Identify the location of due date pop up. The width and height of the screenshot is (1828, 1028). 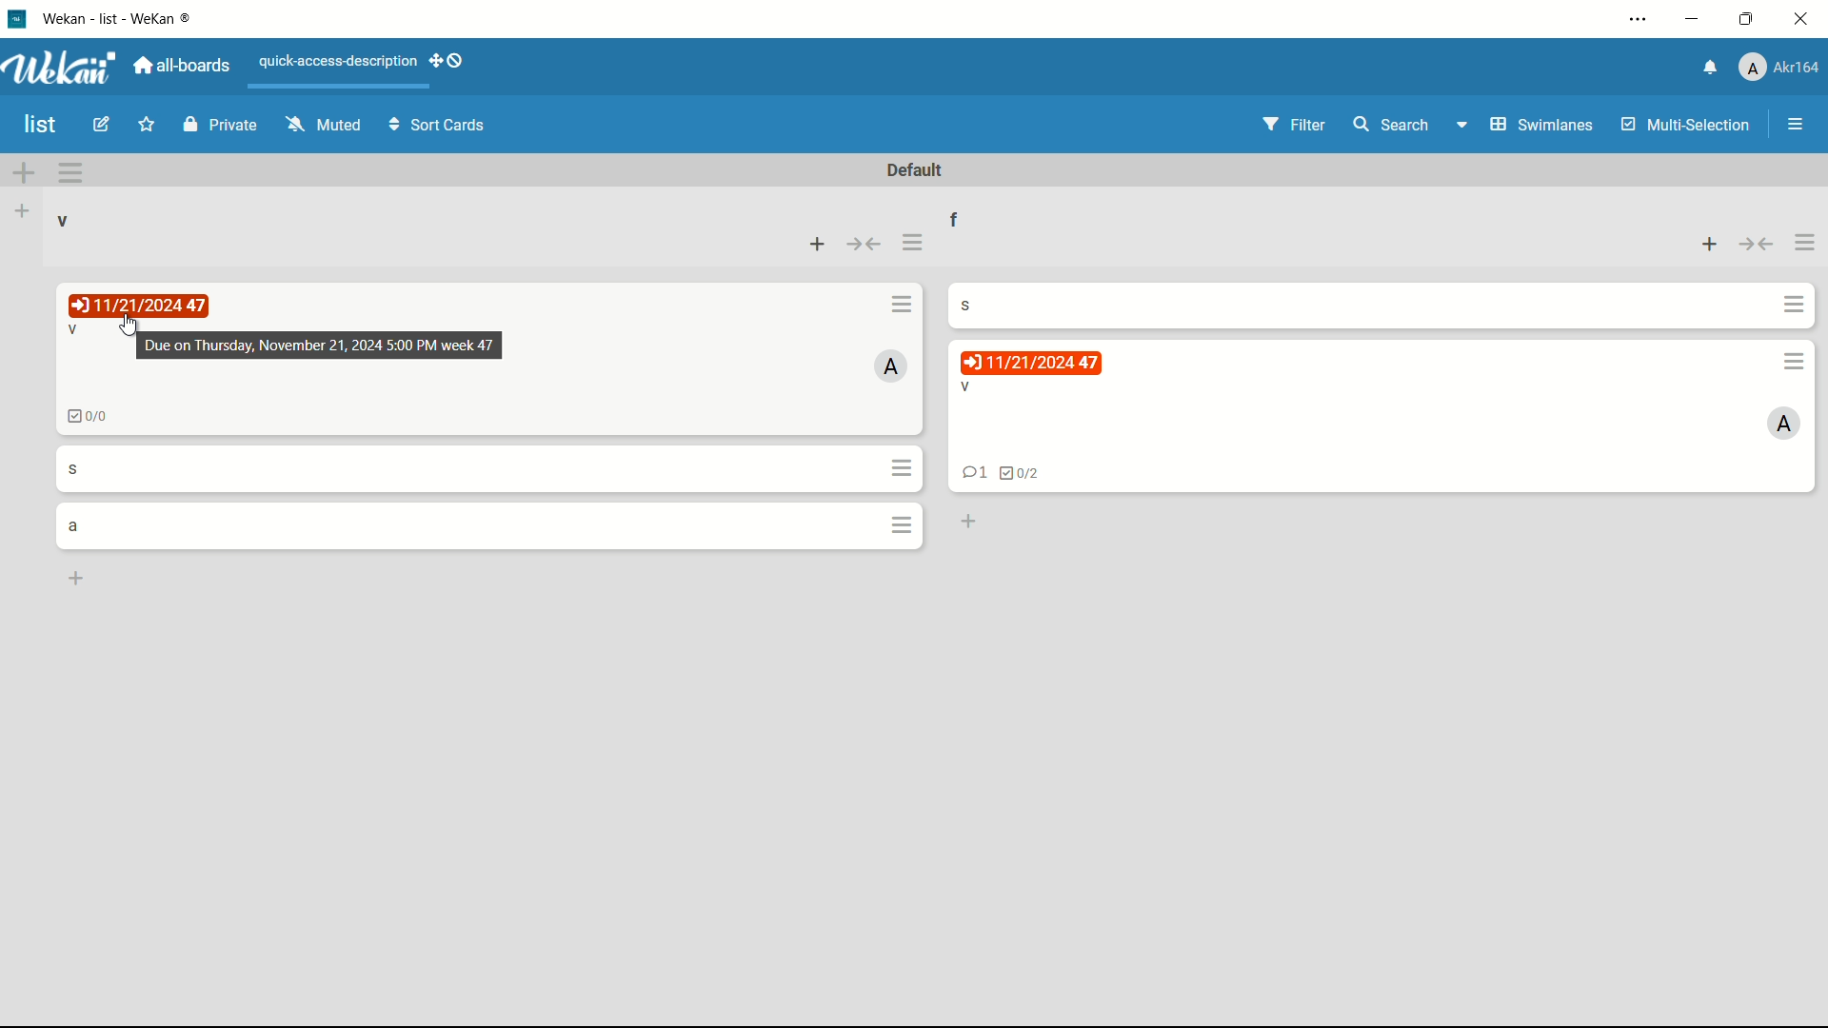
(319, 346).